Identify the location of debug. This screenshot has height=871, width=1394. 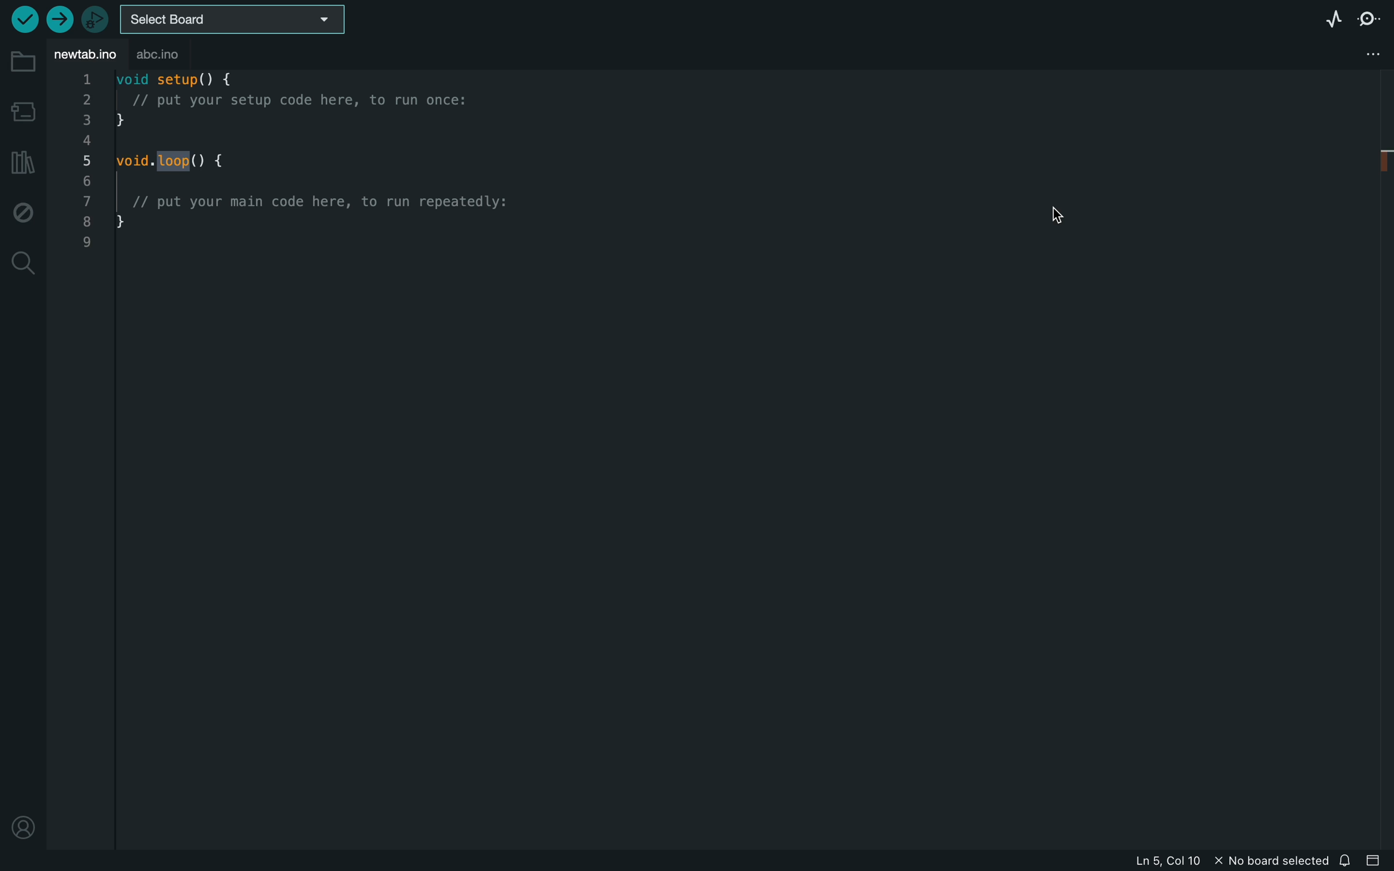
(21, 213).